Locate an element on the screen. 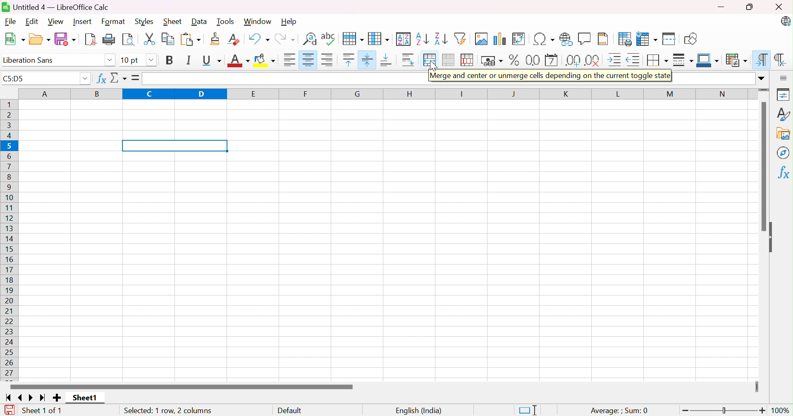  Scroll to first sheet is located at coordinates (7, 398).